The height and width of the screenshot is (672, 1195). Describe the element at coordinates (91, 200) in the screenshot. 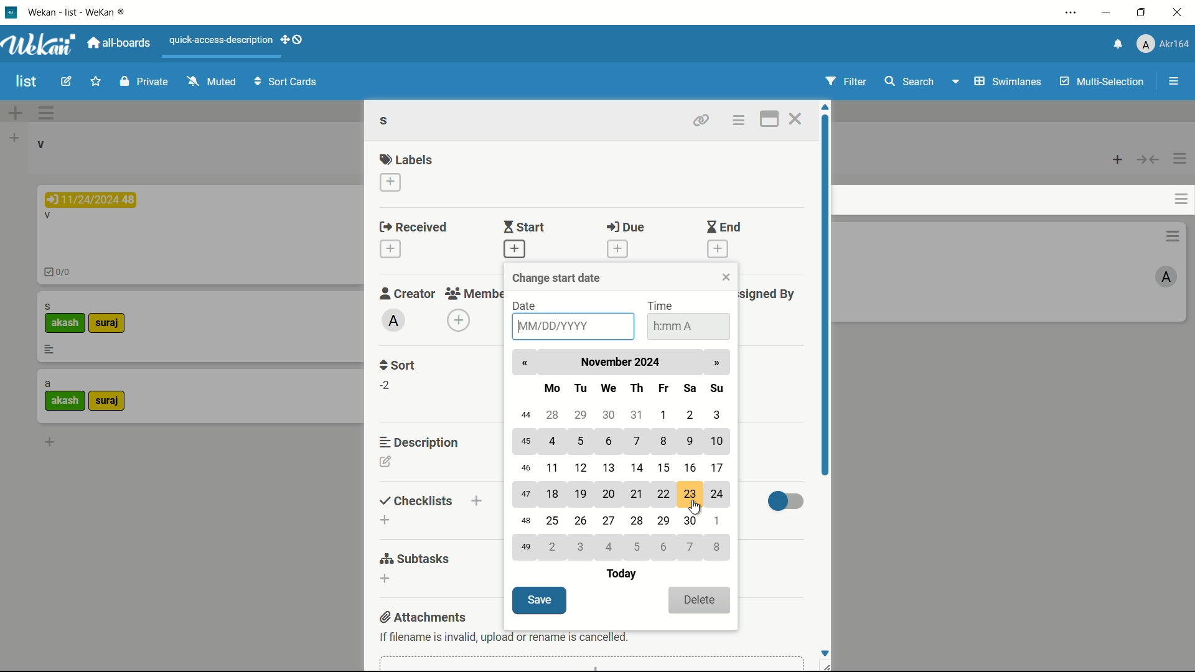

I see `due date` at that location.